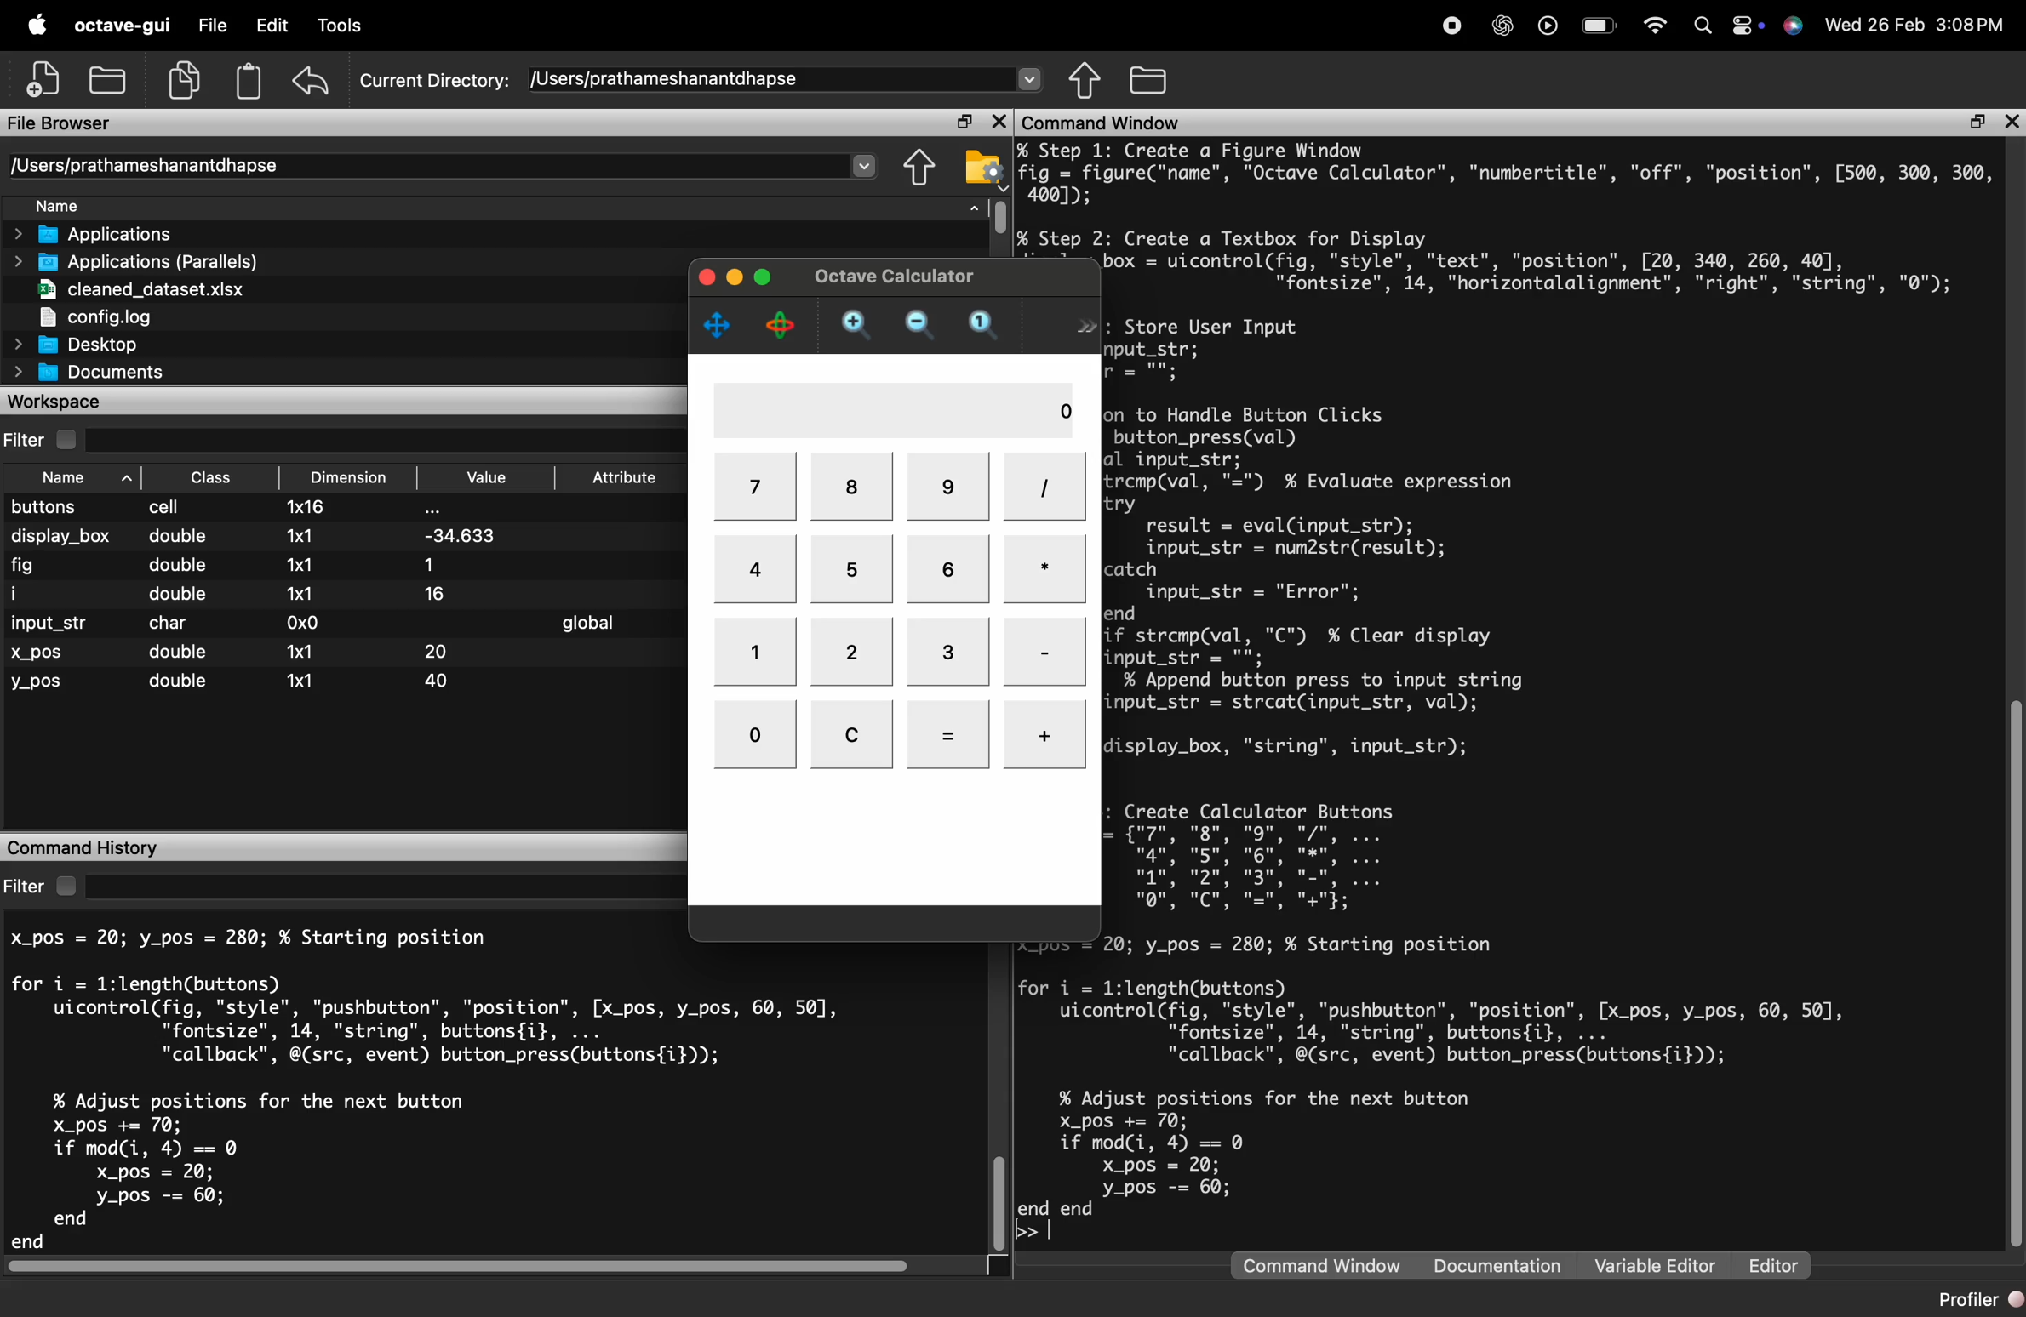 The image size is (2026, 1317). I want to click on 0, so click(758, 732).